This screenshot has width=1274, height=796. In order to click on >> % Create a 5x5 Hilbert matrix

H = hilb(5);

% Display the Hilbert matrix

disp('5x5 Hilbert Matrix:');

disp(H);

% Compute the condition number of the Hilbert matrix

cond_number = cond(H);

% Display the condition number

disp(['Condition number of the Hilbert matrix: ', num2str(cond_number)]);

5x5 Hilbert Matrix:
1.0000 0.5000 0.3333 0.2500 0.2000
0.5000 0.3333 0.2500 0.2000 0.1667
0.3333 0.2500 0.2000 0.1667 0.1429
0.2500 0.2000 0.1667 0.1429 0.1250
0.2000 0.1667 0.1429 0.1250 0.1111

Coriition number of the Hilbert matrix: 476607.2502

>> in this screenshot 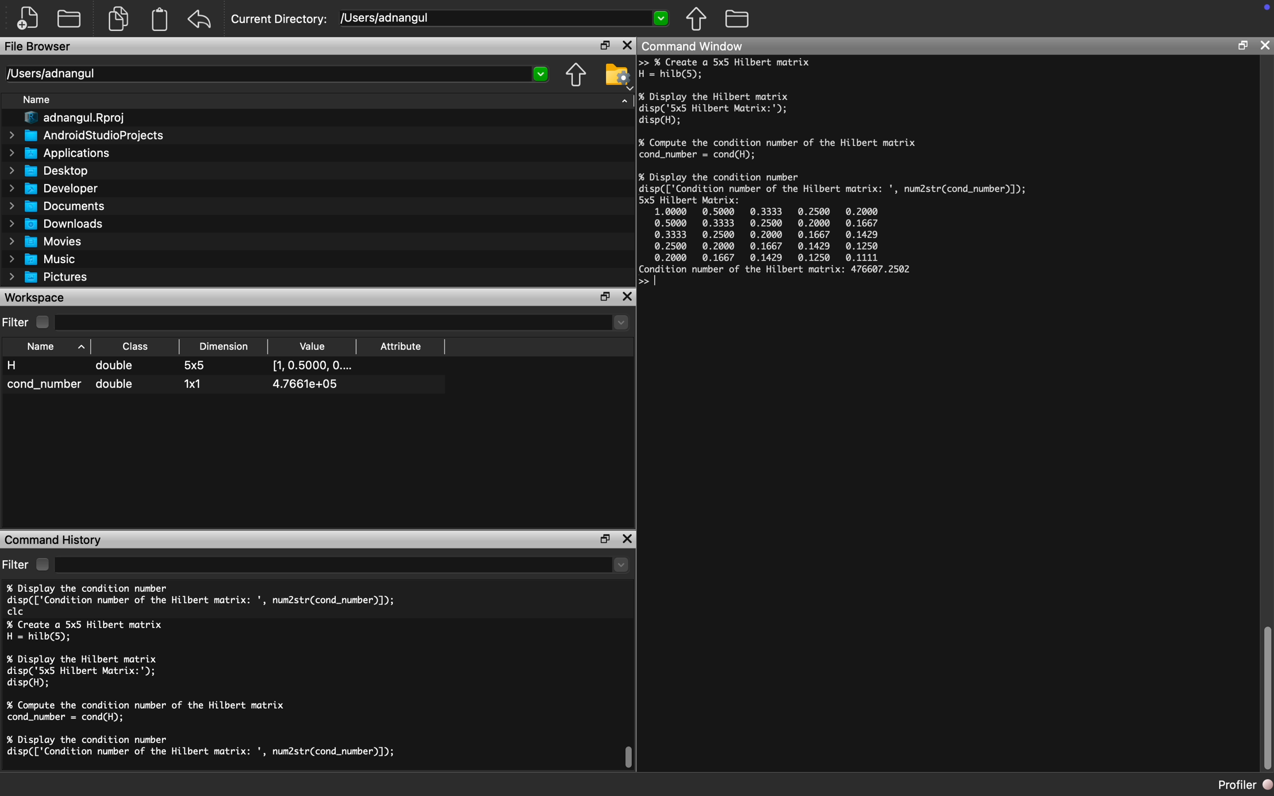, I will do `click(843, 175)`.